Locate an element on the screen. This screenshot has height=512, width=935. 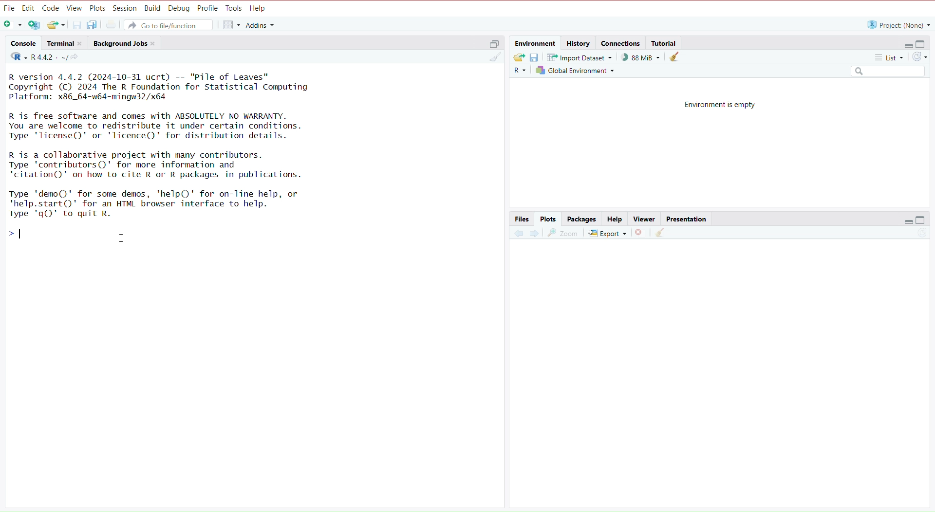
Global Environment is located at coordinates (574, 70).